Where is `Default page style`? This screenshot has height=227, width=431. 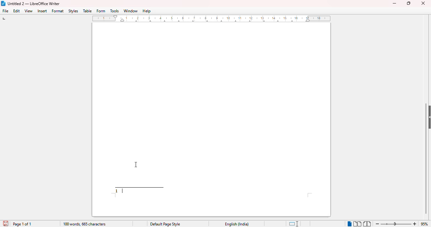
Default page style is located at coordinates (165, 224).